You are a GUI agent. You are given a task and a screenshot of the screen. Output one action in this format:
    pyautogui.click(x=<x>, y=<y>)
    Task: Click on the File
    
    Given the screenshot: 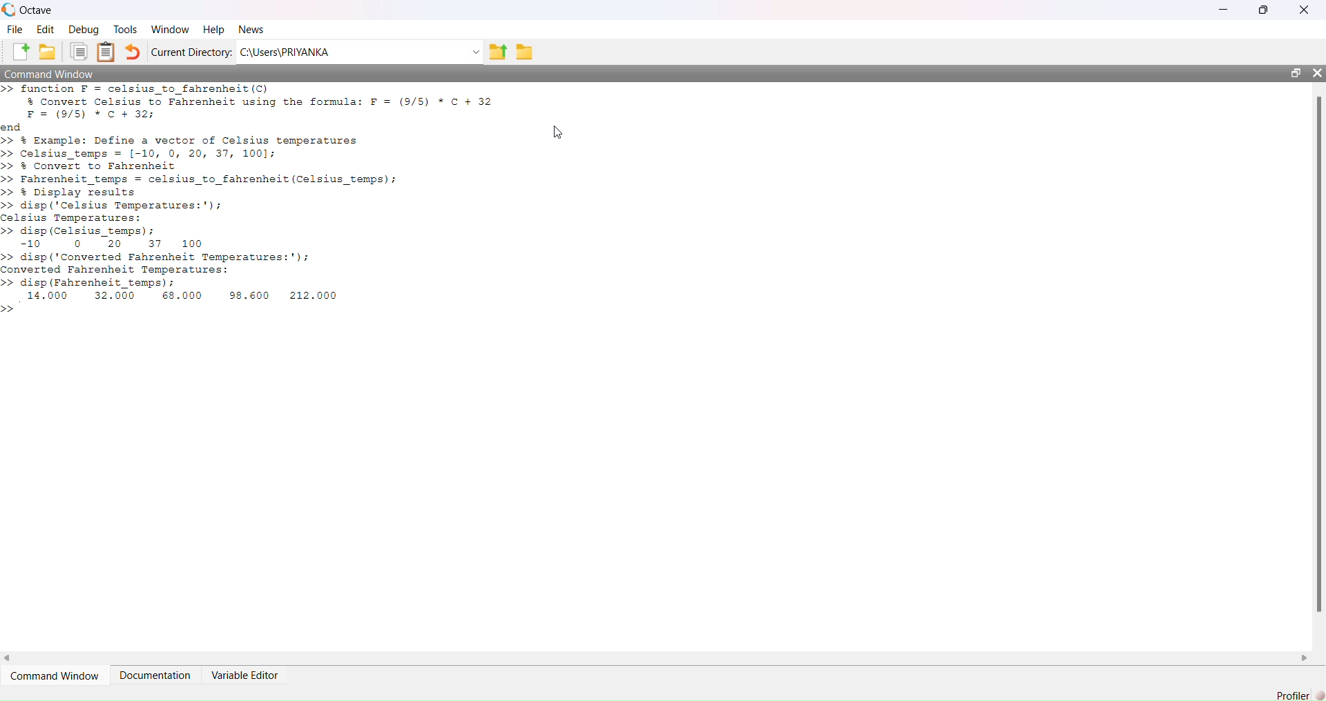 What is the action you would take?
    pyautogui.click(x=14, y=29)
    